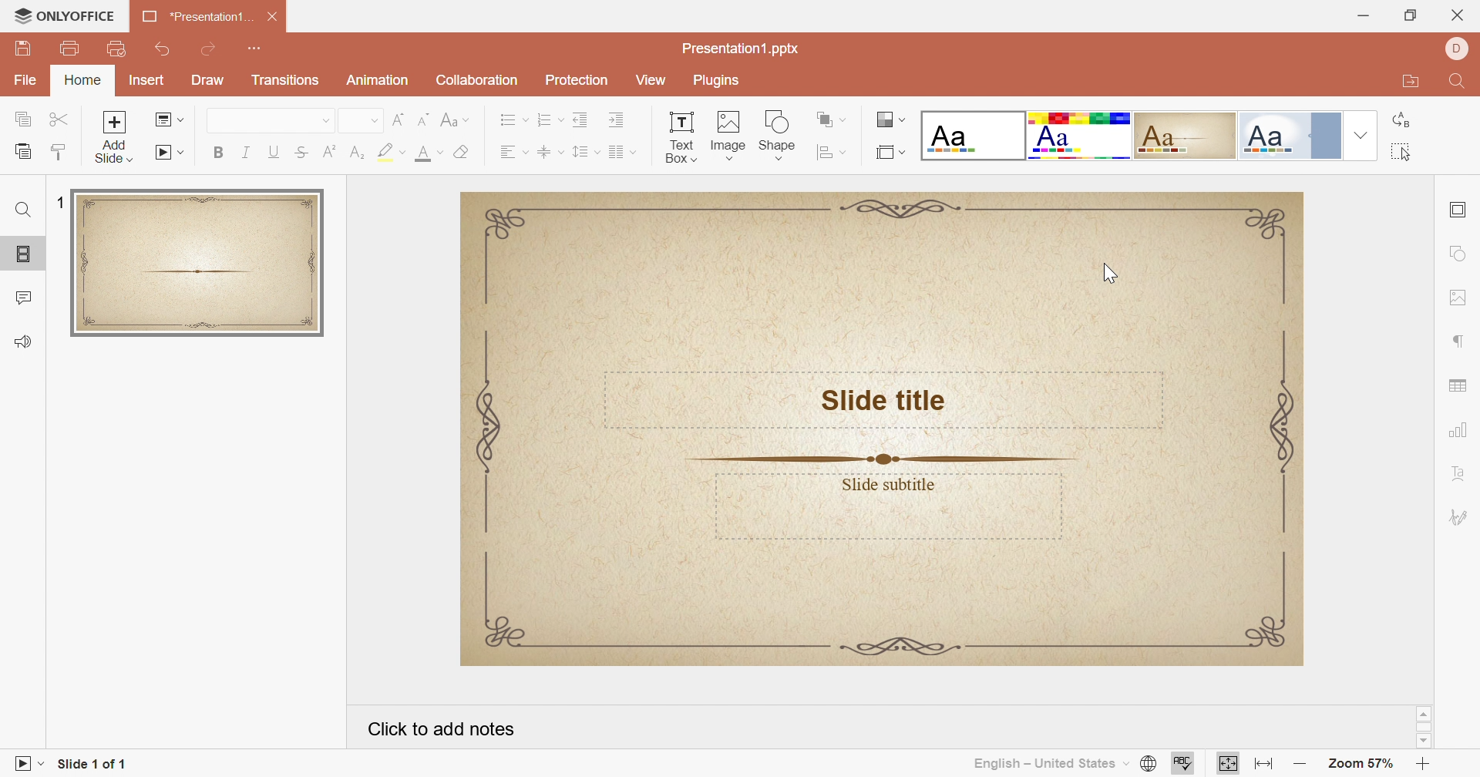 Image resolution: width=1480 pixels, height=777 pixels. Describe the element at coordinates (116, 49) in the screenshot. I see `Quick Print` at that location.